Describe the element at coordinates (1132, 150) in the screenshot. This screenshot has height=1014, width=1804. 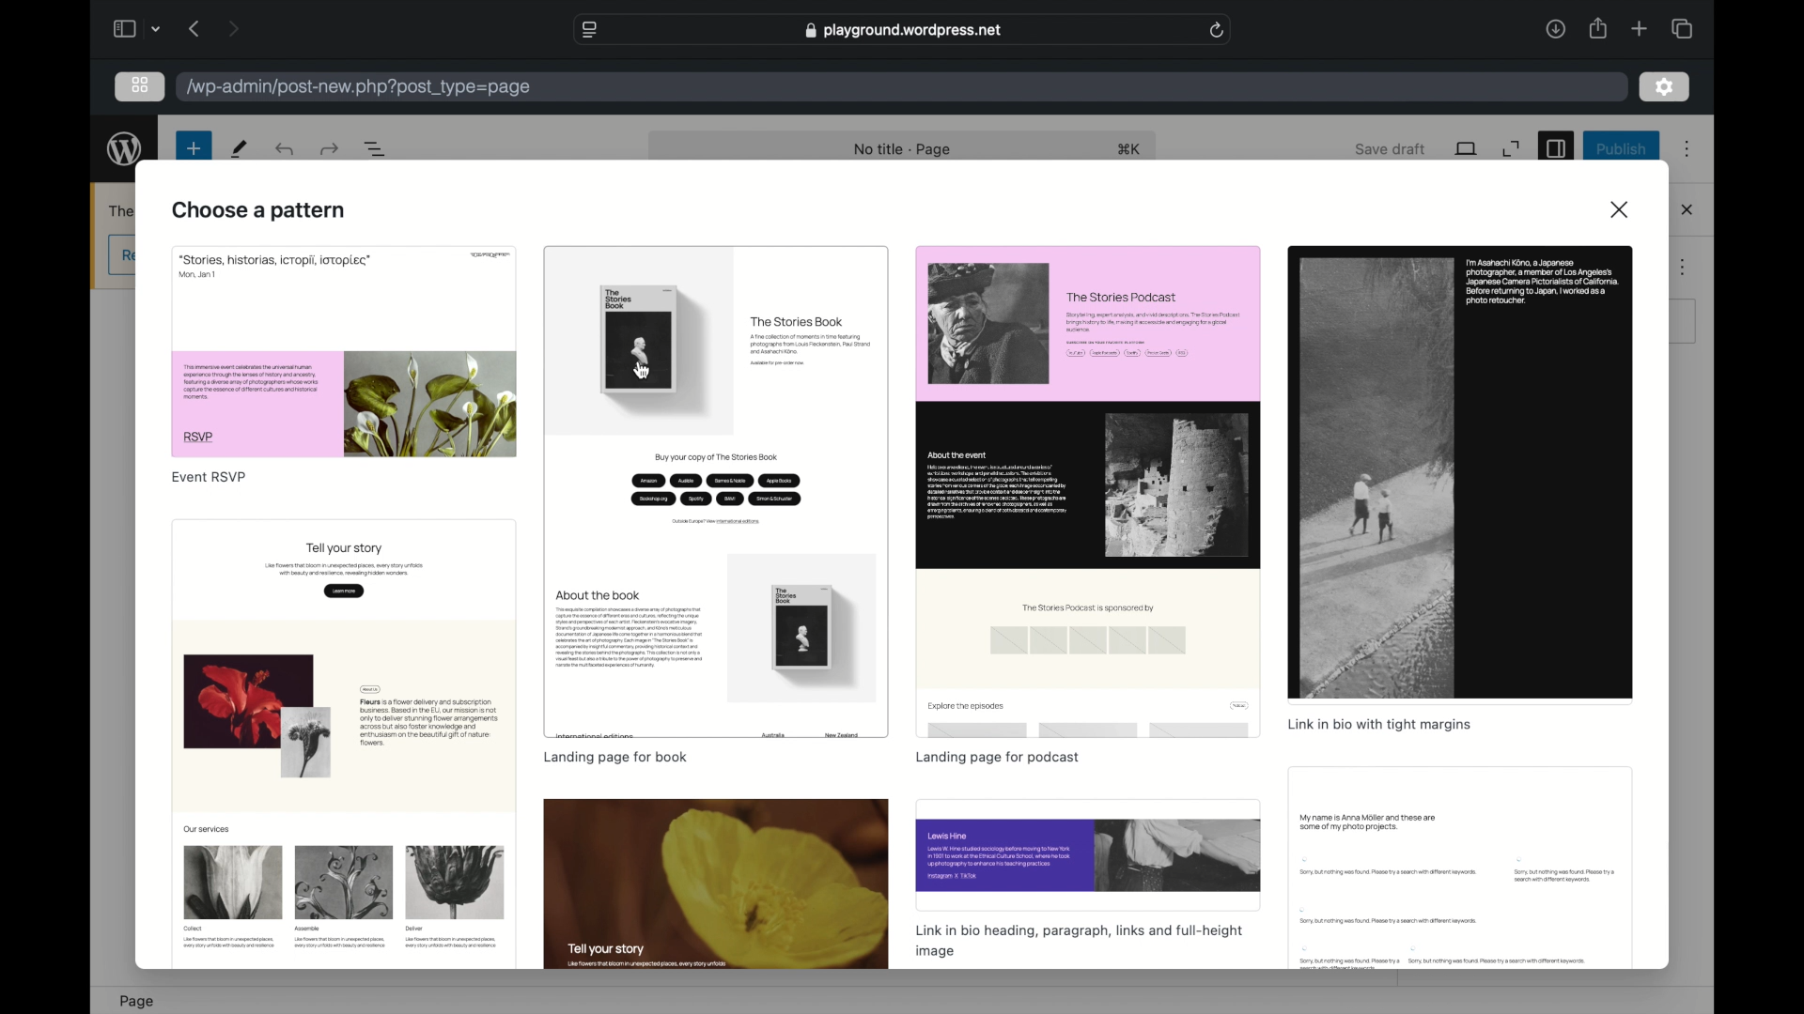
I see `shortcut` at that location.